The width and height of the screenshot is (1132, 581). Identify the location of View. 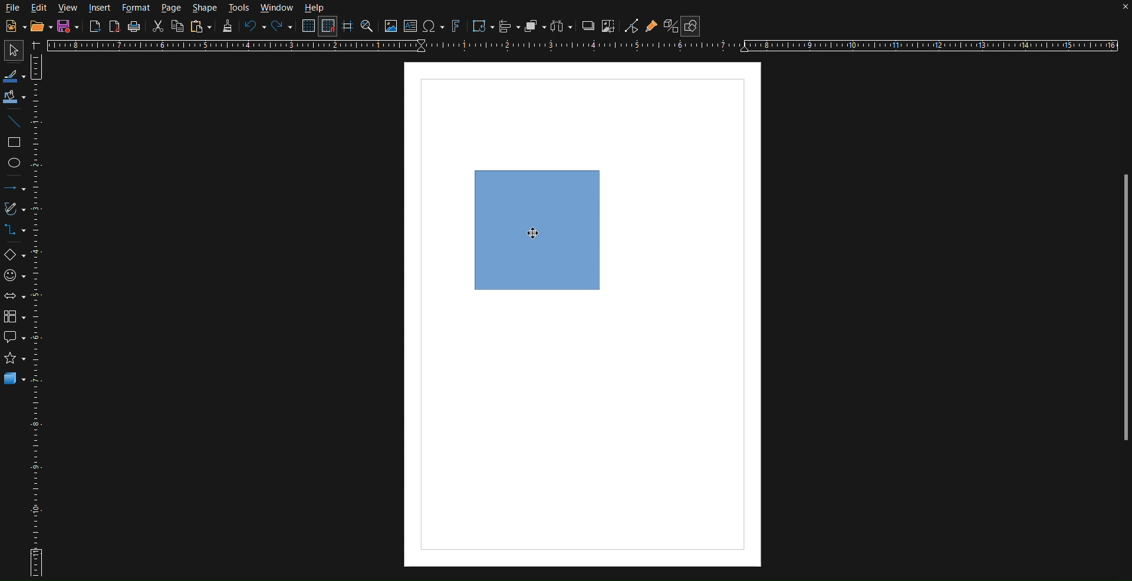
(70, 8).